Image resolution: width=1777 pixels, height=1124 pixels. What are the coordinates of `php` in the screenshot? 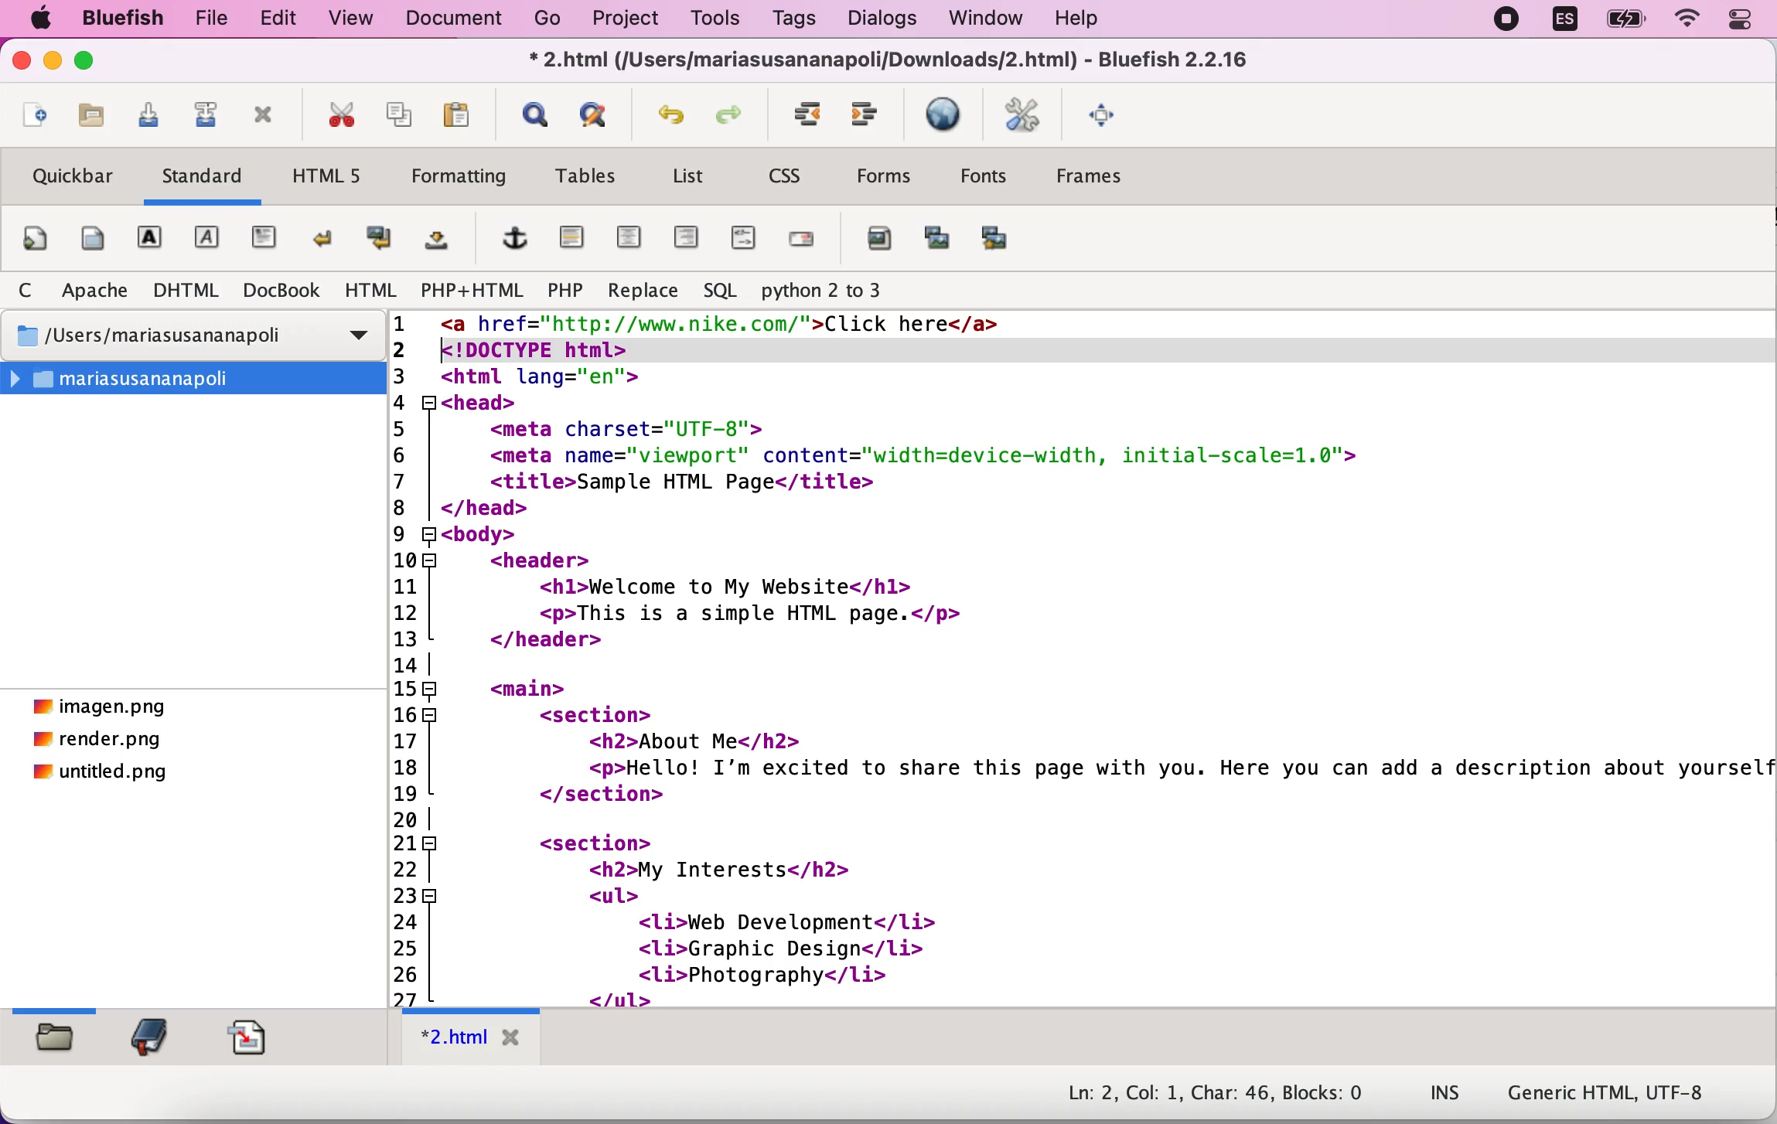 It's located at (563, 289).